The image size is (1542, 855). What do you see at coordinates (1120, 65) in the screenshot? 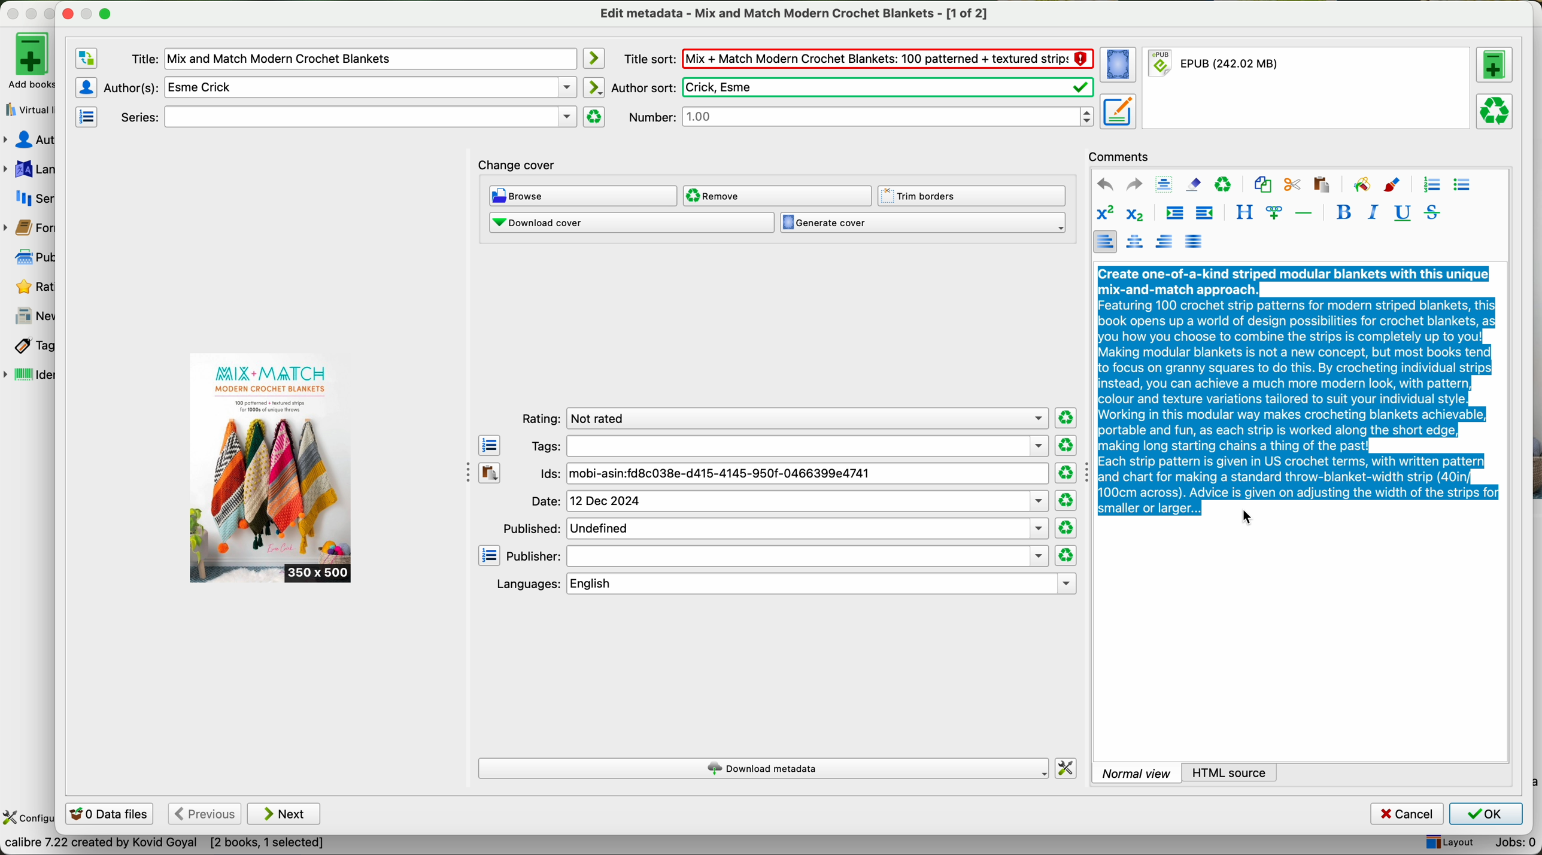
I see `set the cover for the book` at bounding box center [1120, 65].